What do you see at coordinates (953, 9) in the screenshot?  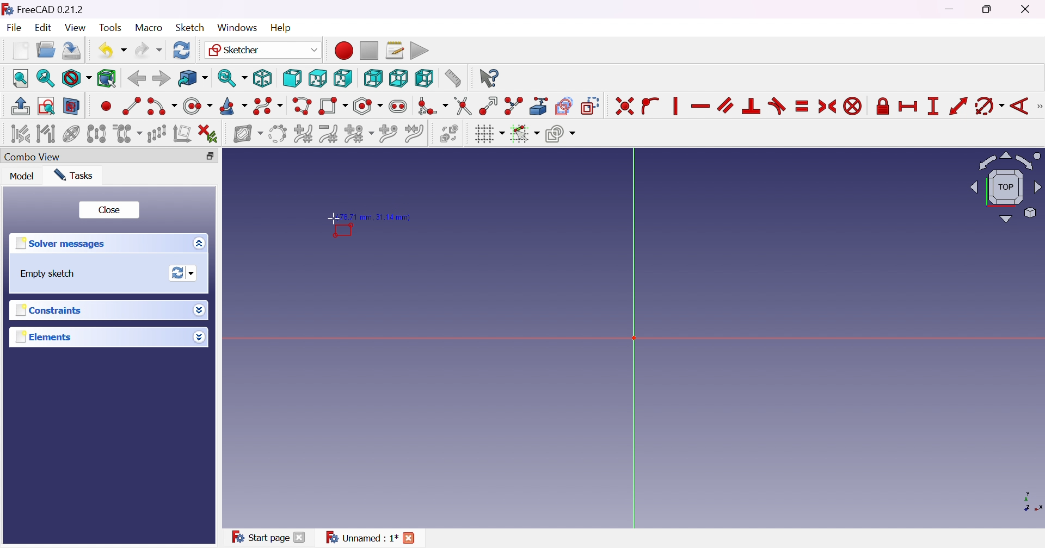 I see `Minimize` at bounding box center [953, 9].